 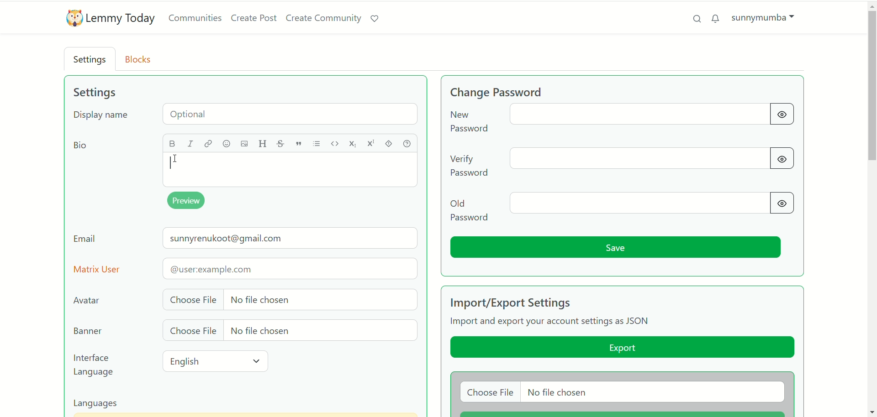 What do you see at coordinates (246, 268) in the screenshot?
I see `matrix user` at bounding box center [246, 268].